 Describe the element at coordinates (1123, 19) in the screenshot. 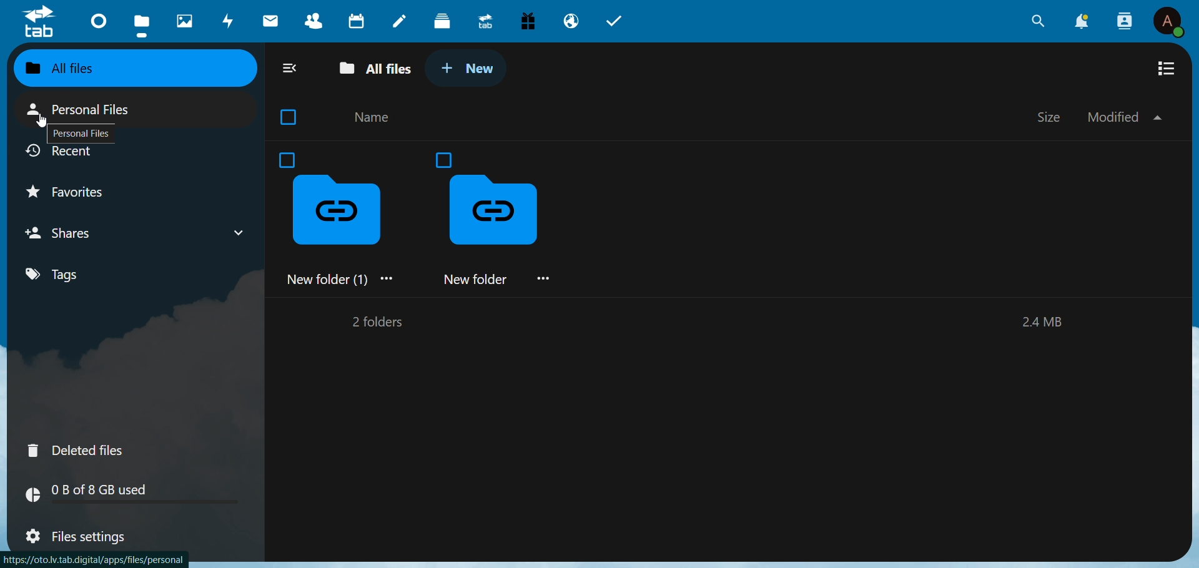

I see `search contact` at that location.